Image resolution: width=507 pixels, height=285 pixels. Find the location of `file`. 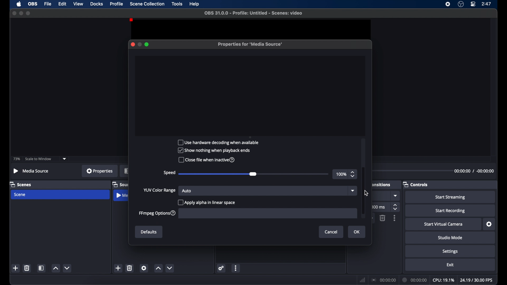

file is located at coordinates (48, 4).